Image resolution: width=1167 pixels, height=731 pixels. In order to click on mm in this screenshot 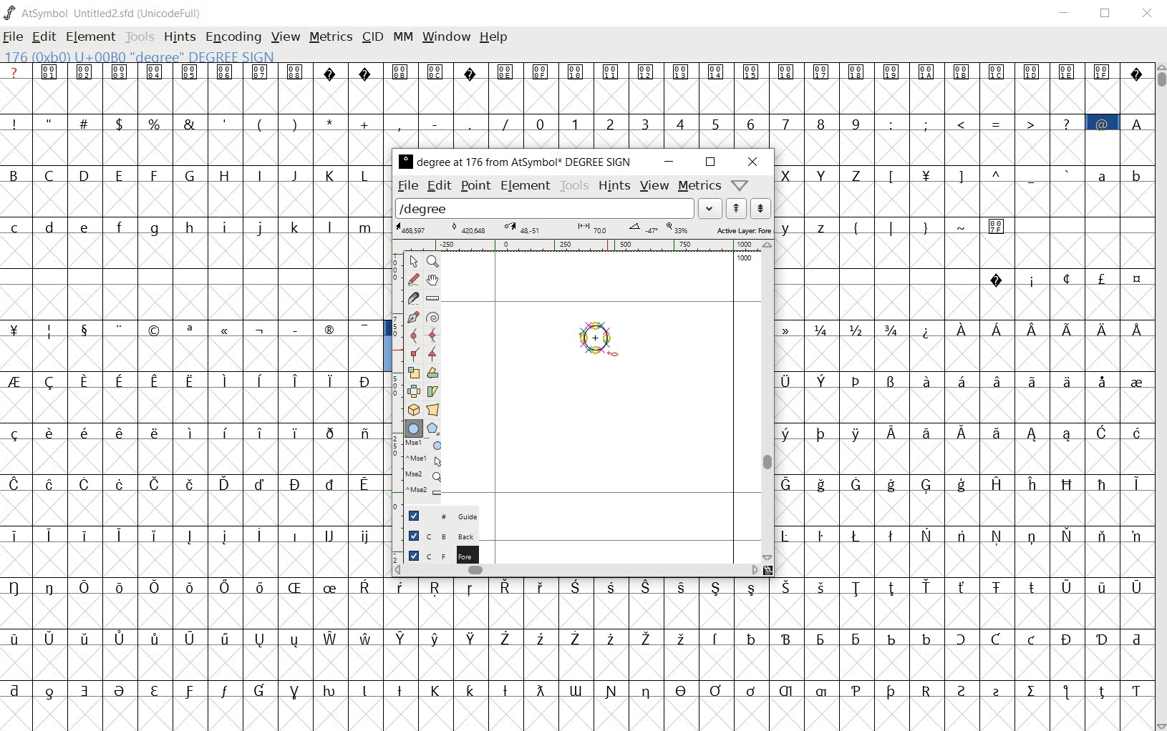, I will do `click(403, 37)`.